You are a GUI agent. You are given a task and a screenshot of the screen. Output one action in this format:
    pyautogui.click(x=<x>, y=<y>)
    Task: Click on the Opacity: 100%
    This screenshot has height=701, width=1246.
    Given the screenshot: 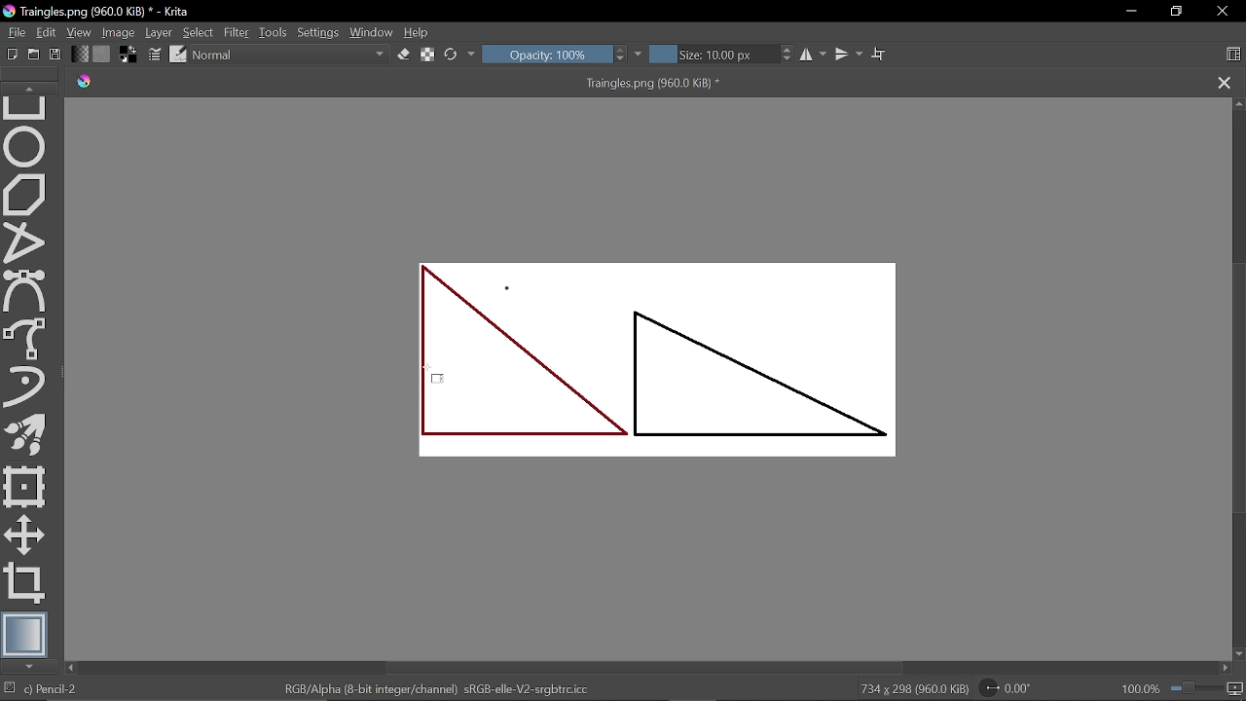 What is the action you would take?
    pyautogui.click(x=546, y=55)
    